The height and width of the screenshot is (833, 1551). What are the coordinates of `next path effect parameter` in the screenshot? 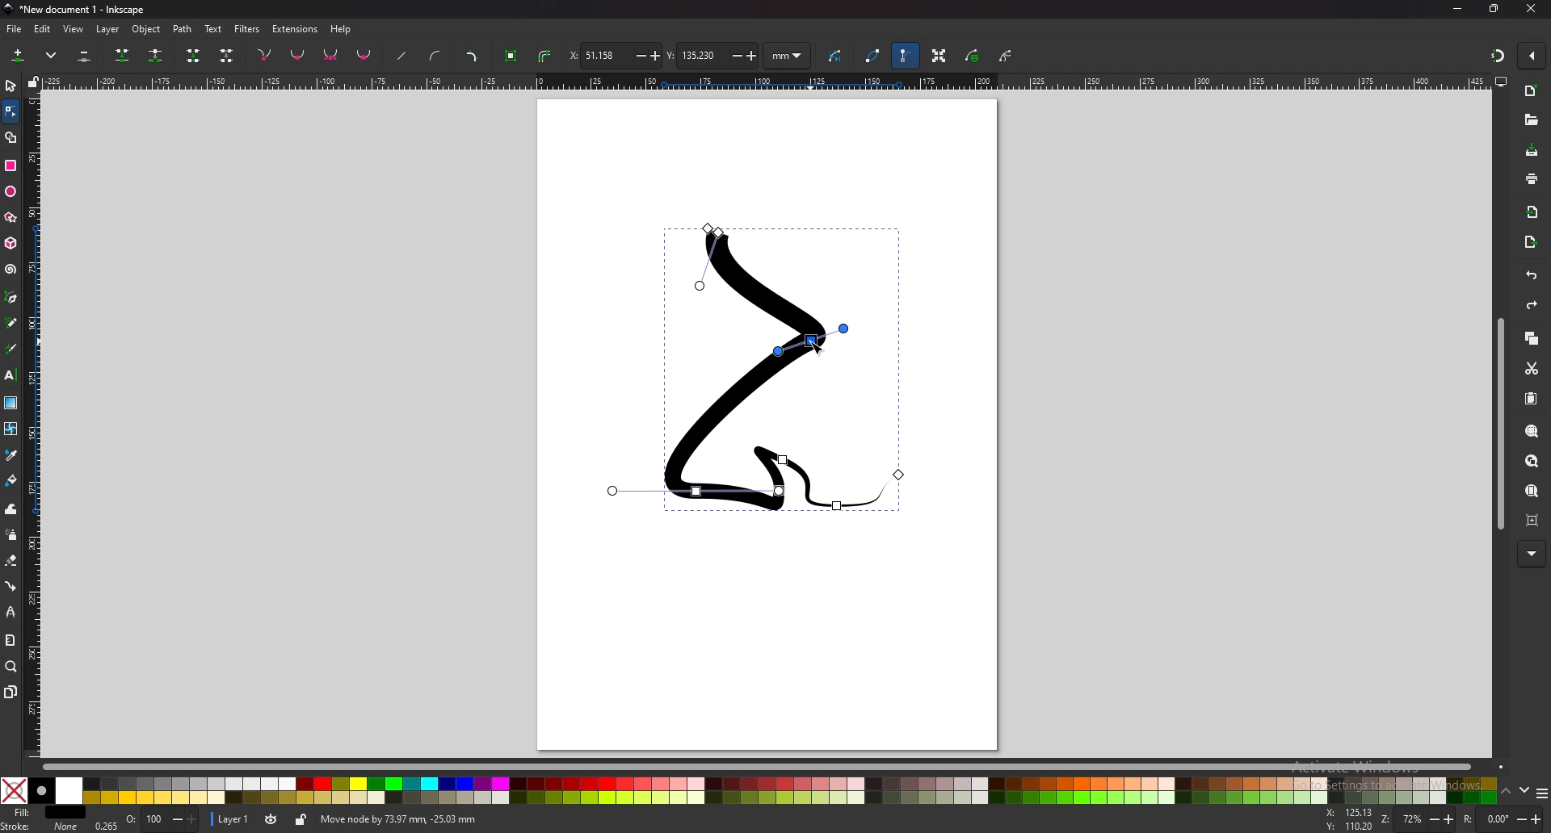 It's located at (838, 57).